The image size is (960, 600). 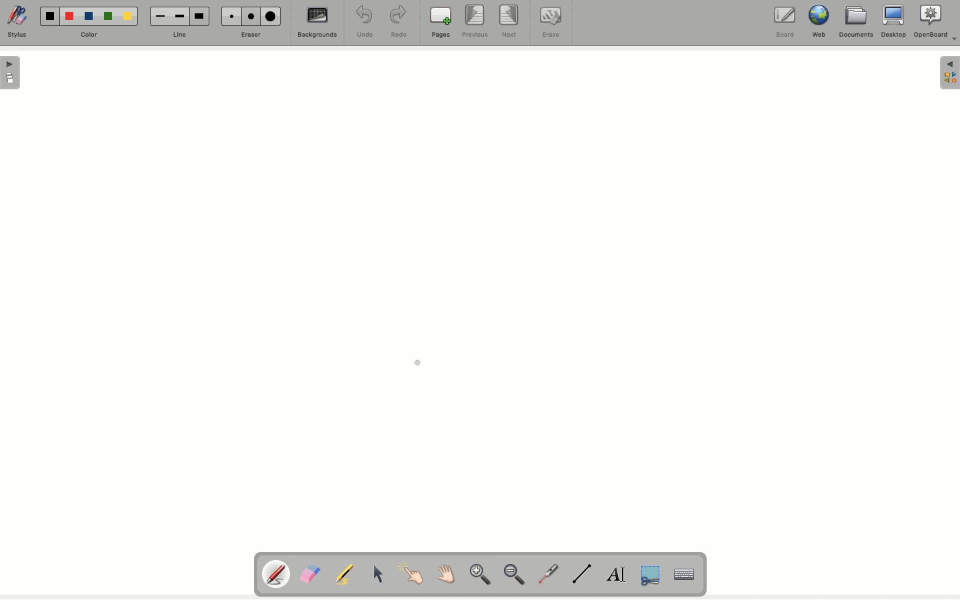 What do you see at coordinates (549, 574) in the screenshot?
I see `Laser` at bounding box center [549, 574].